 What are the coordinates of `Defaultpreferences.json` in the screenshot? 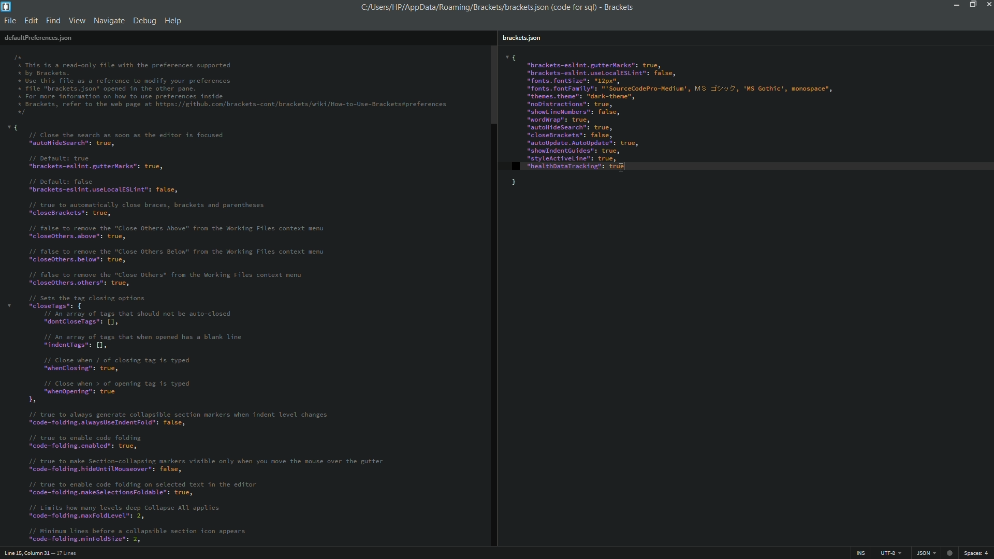 It's located at (38, 38).